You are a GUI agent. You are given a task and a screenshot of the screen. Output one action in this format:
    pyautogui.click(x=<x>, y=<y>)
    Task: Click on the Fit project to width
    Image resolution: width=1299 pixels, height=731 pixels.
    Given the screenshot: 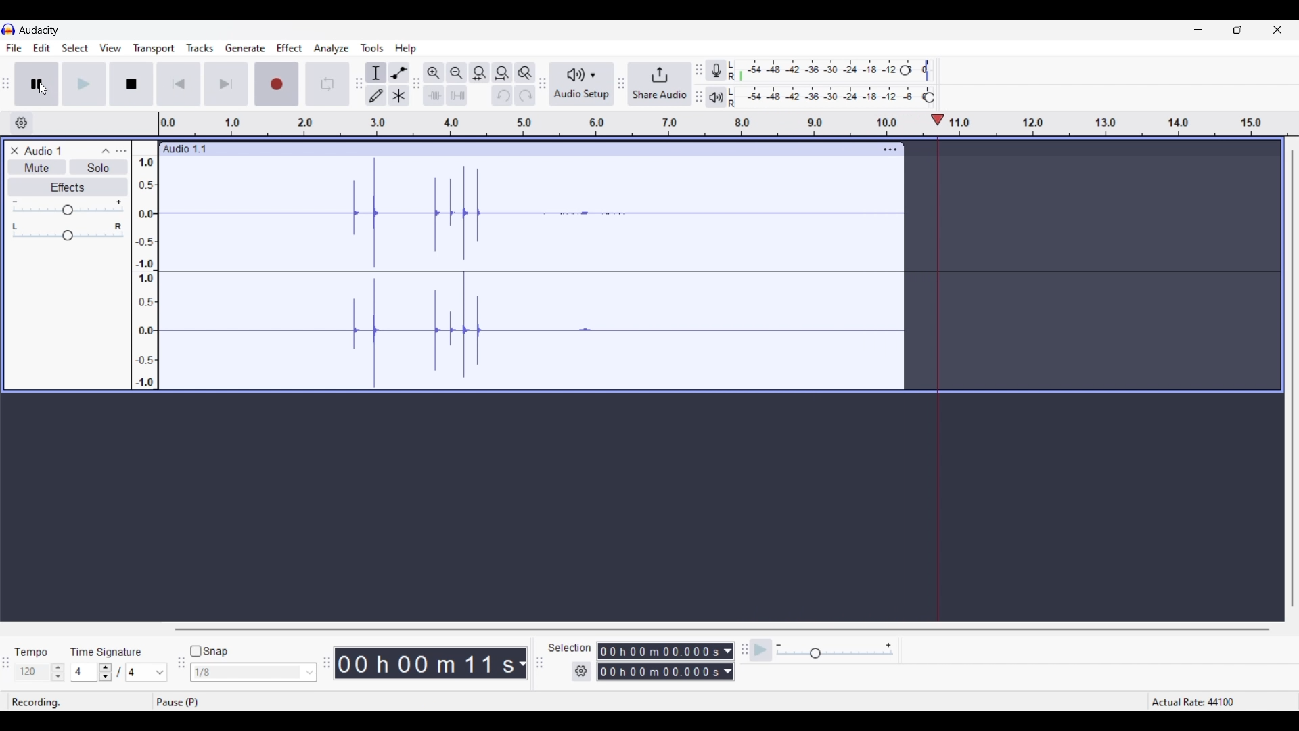 What is the action you would take?
    pyautogui.click(x=502, y=73)
    